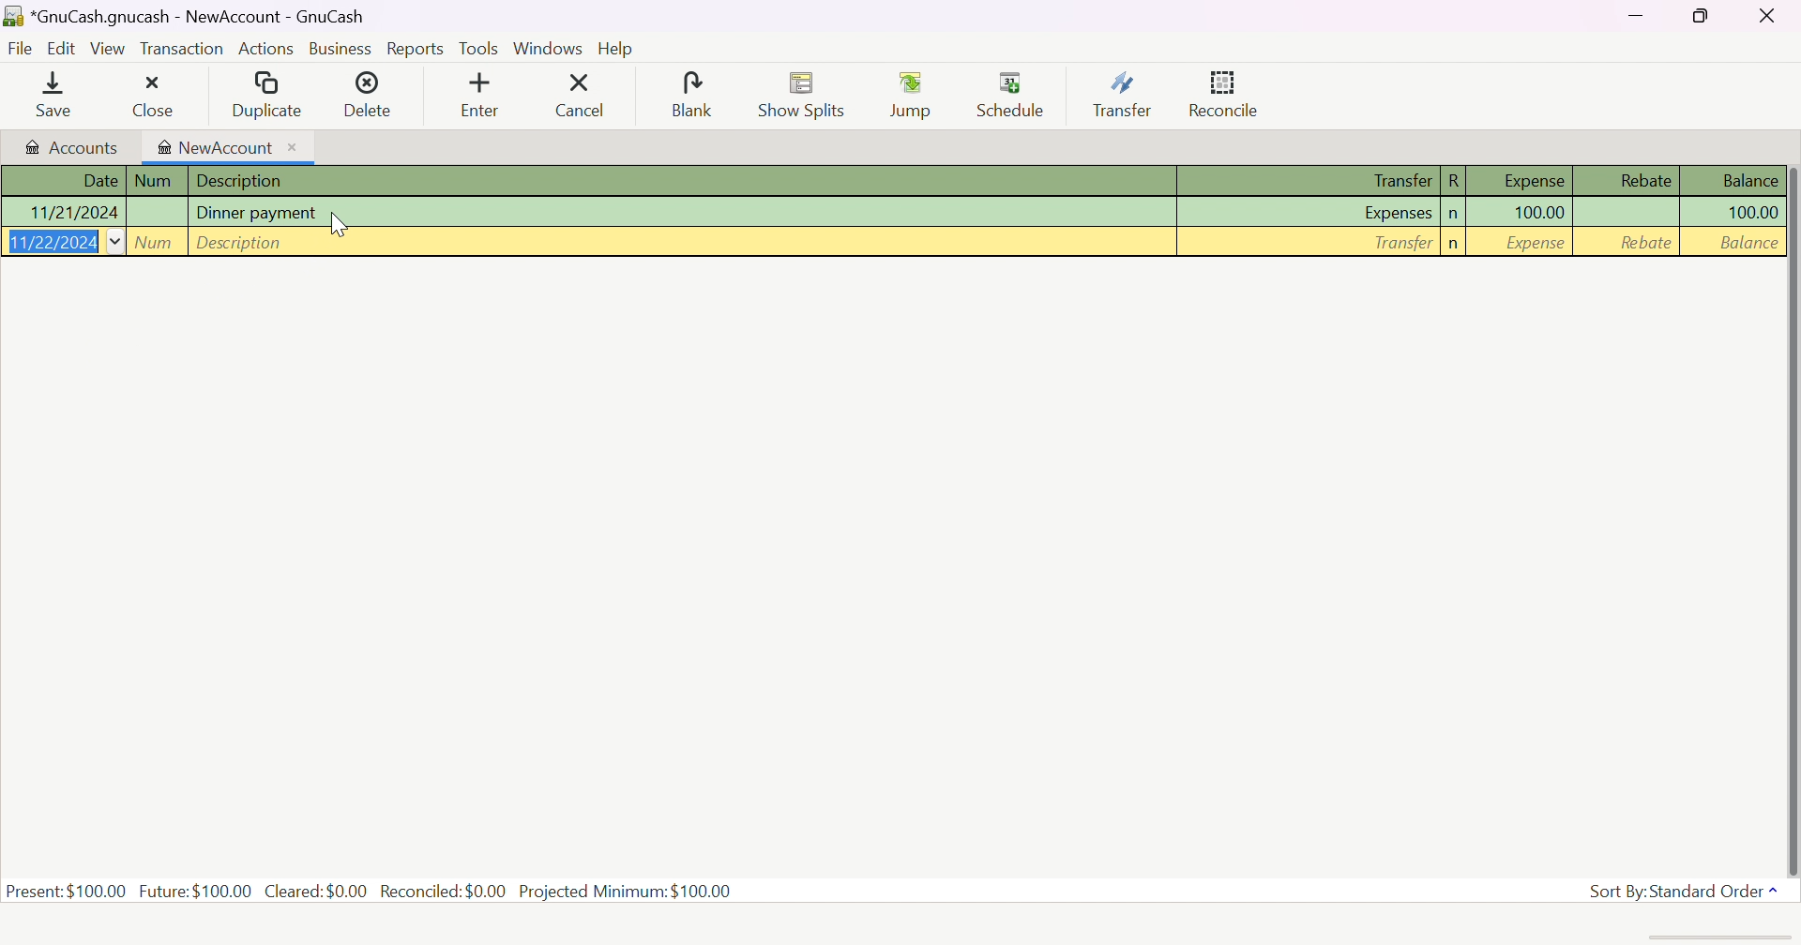 The image size is (1801, 945). Describe the element at coordinates (1394, 215) in the screenshot. I see `Expenses` at that location.